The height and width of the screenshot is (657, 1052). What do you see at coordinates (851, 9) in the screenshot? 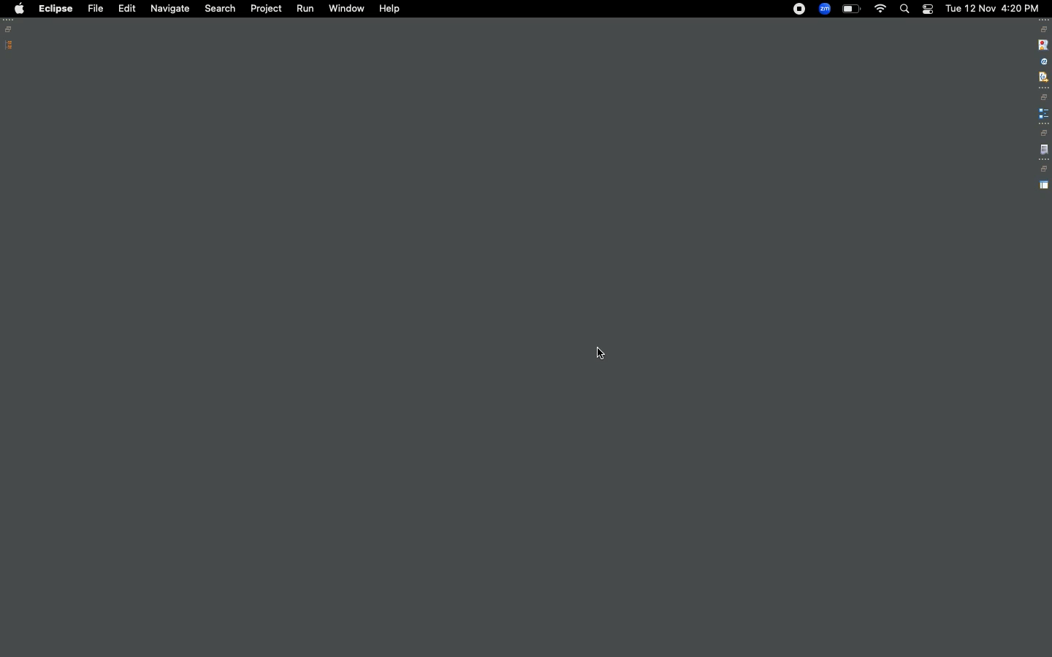
I see `Charge` at bounding box center [851, 9].